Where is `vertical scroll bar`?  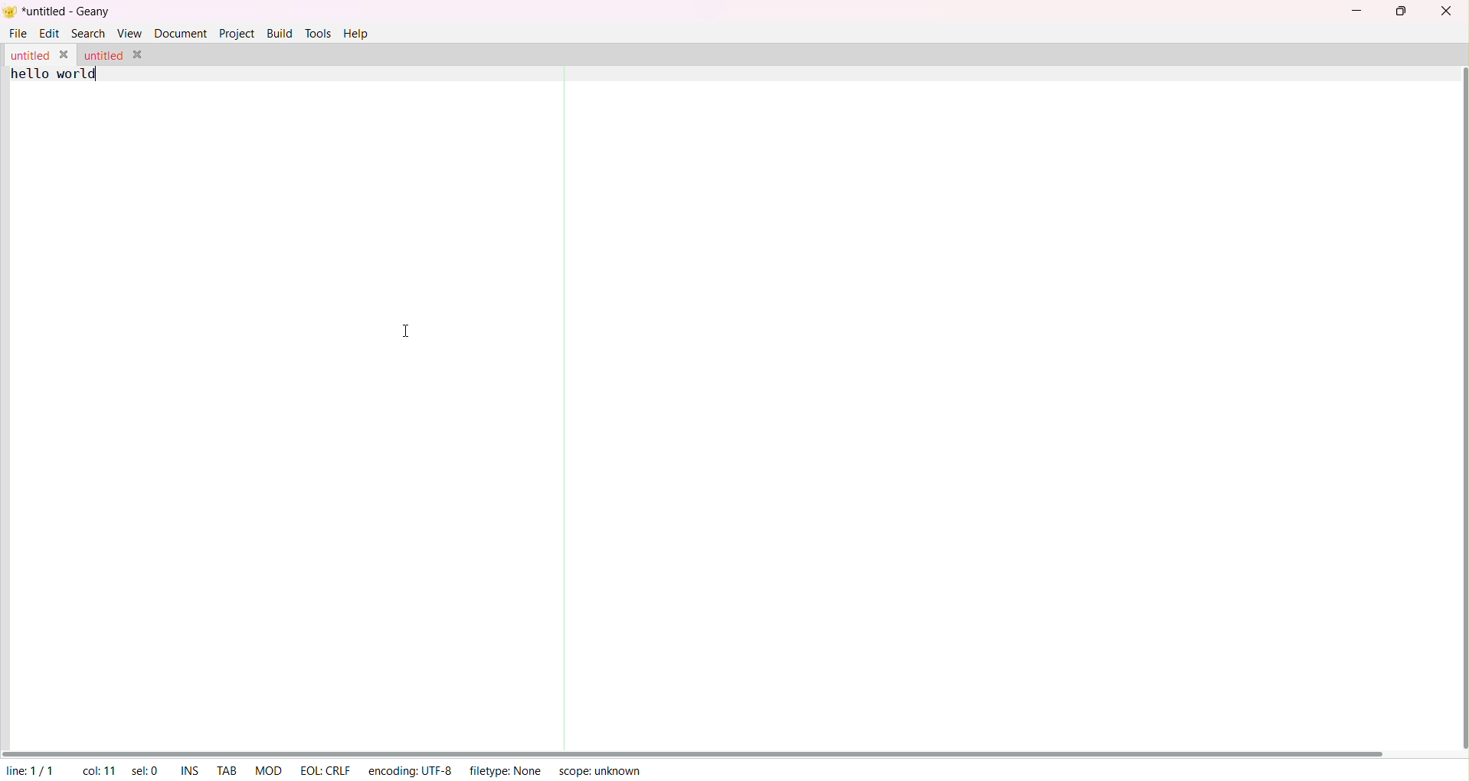 vertical scroll bar is located at coordinates (1461, 406).